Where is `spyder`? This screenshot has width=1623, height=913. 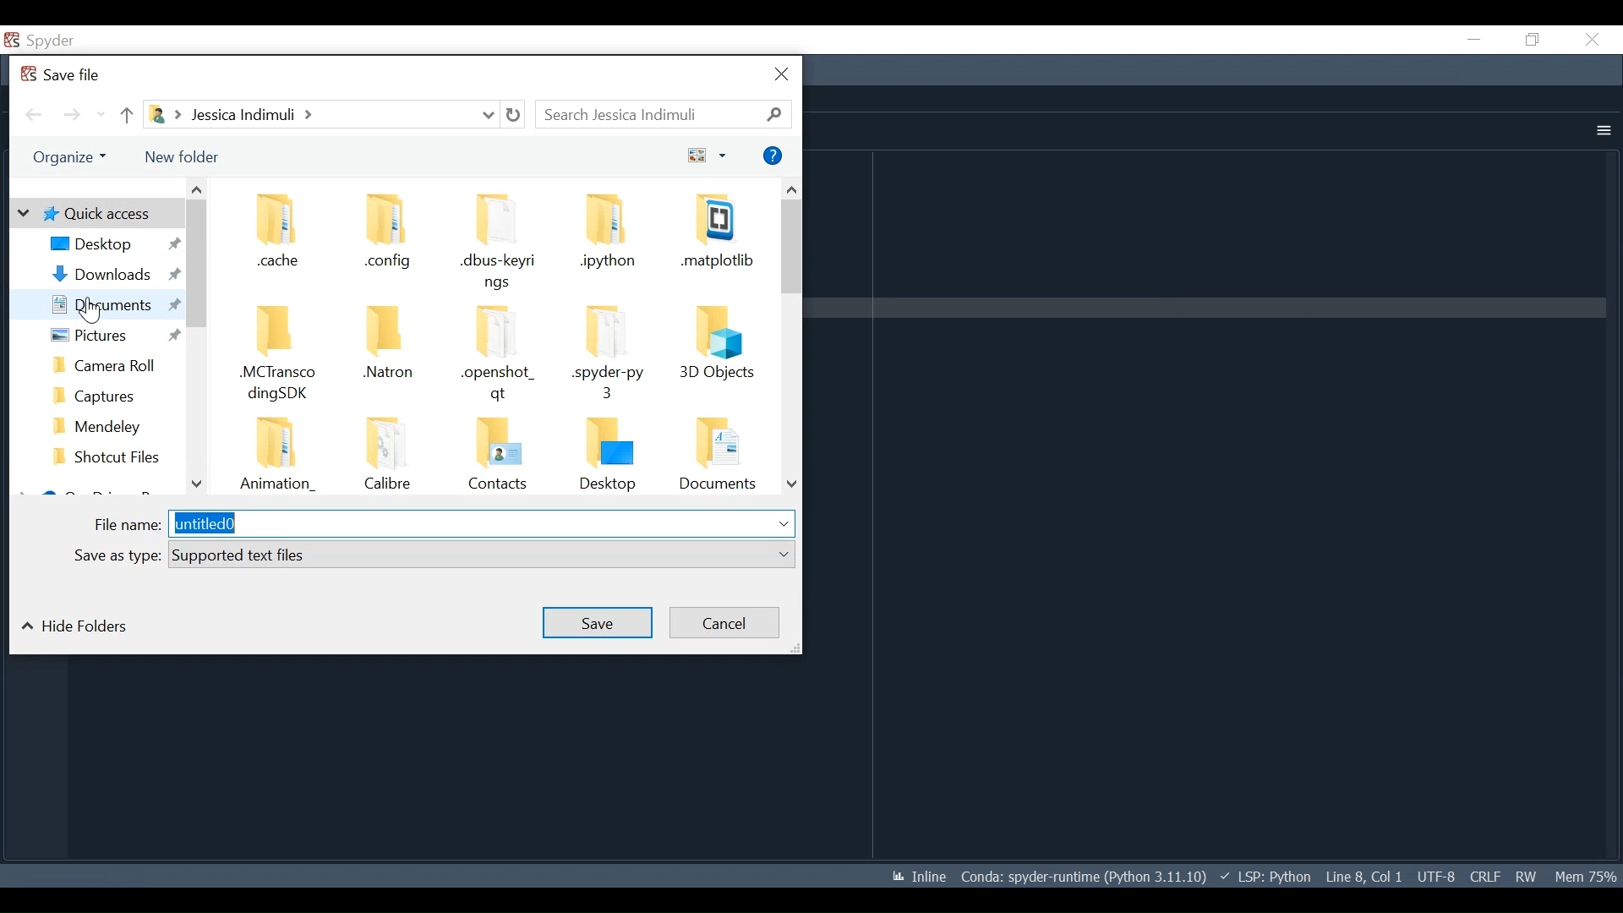
spyder is located at coordinates (63, 41).